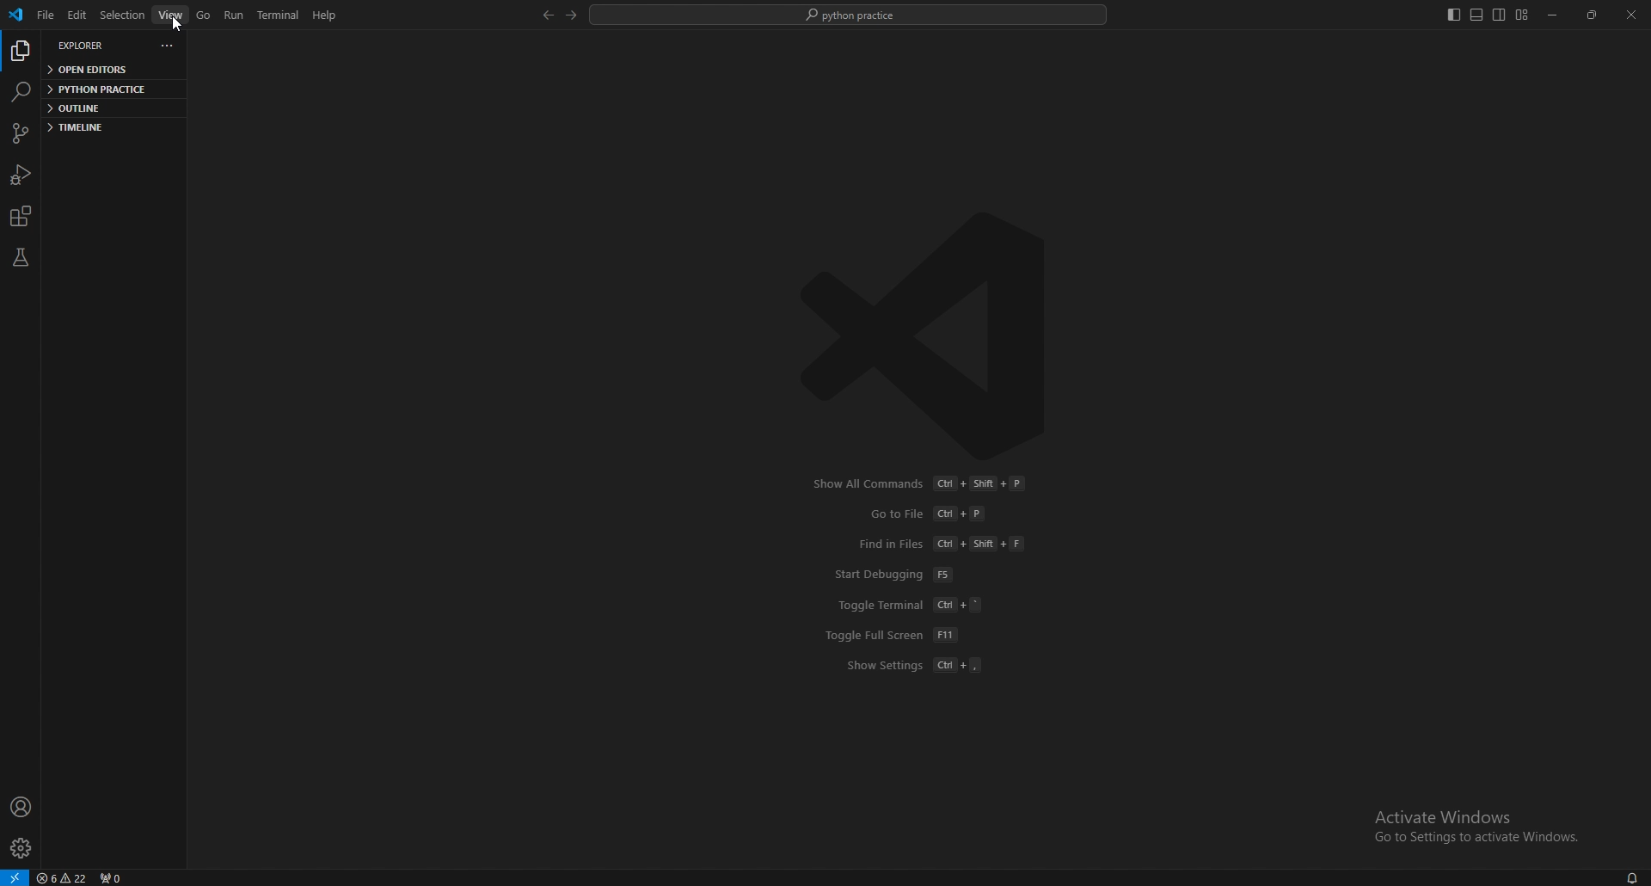  Describe the element at coordinates (1630, 15) in the screenshot. I see `close` at that location.